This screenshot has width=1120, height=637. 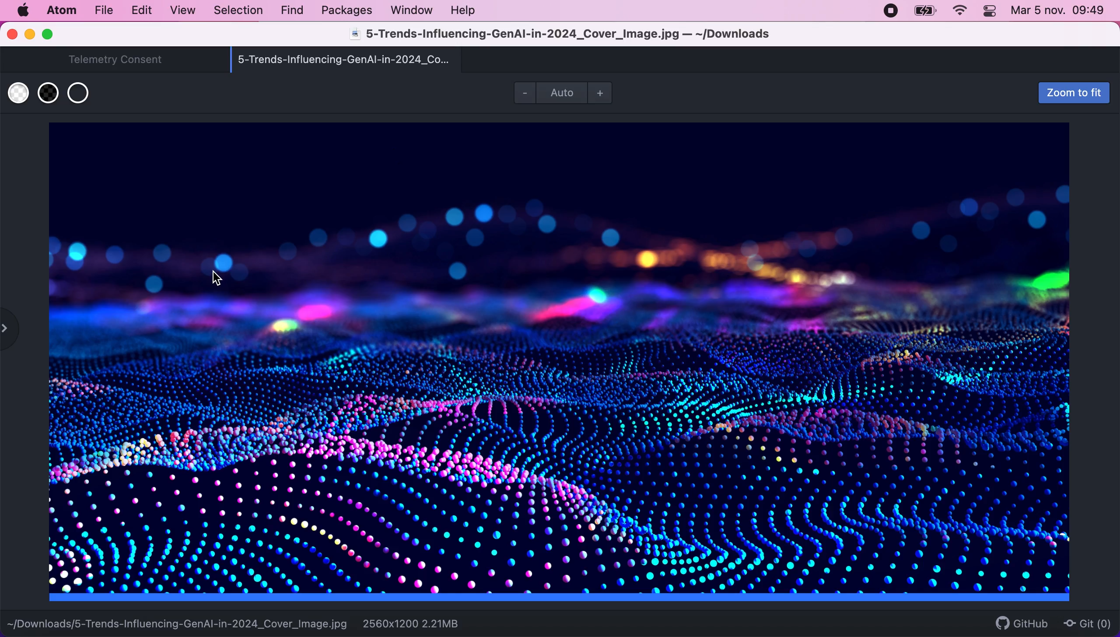 I want to click on help, so click(x=467, y=10).